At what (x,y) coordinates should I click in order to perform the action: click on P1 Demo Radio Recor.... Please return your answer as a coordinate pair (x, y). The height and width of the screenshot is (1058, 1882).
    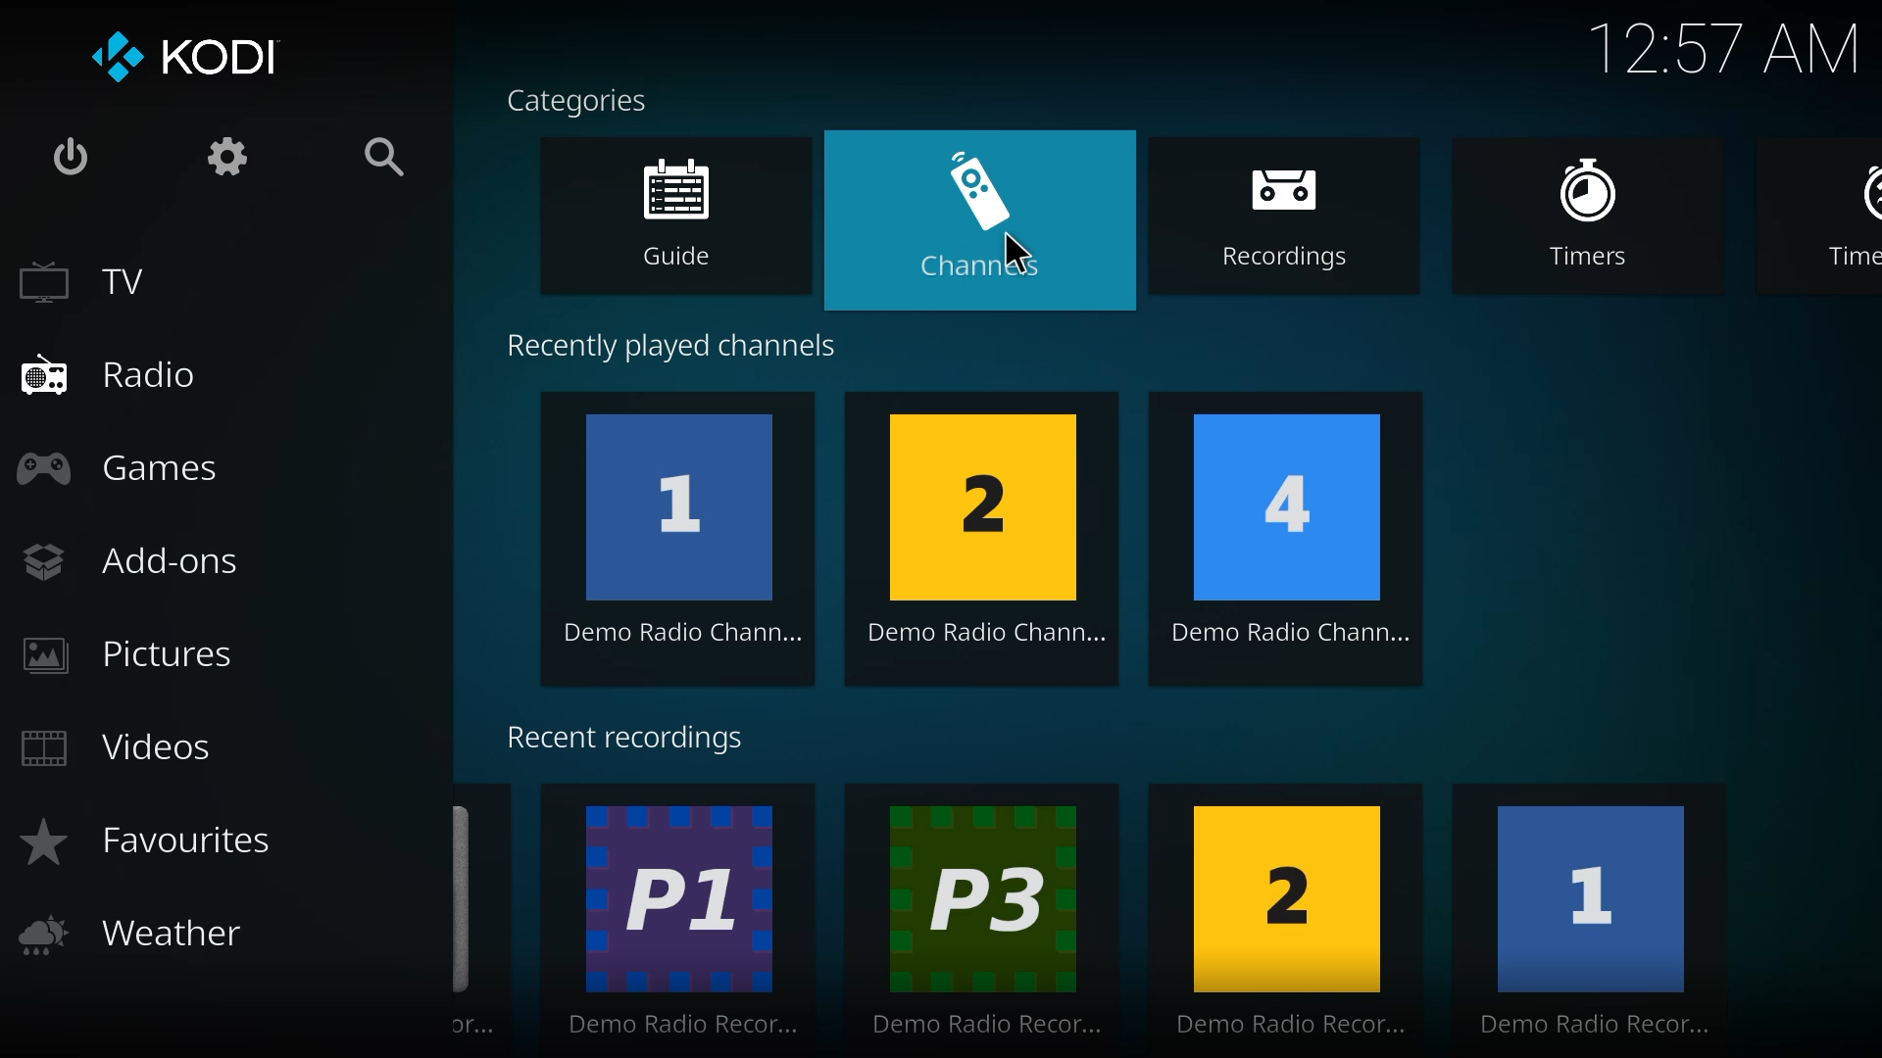
    Looking at the image, I should click on (685, 918).